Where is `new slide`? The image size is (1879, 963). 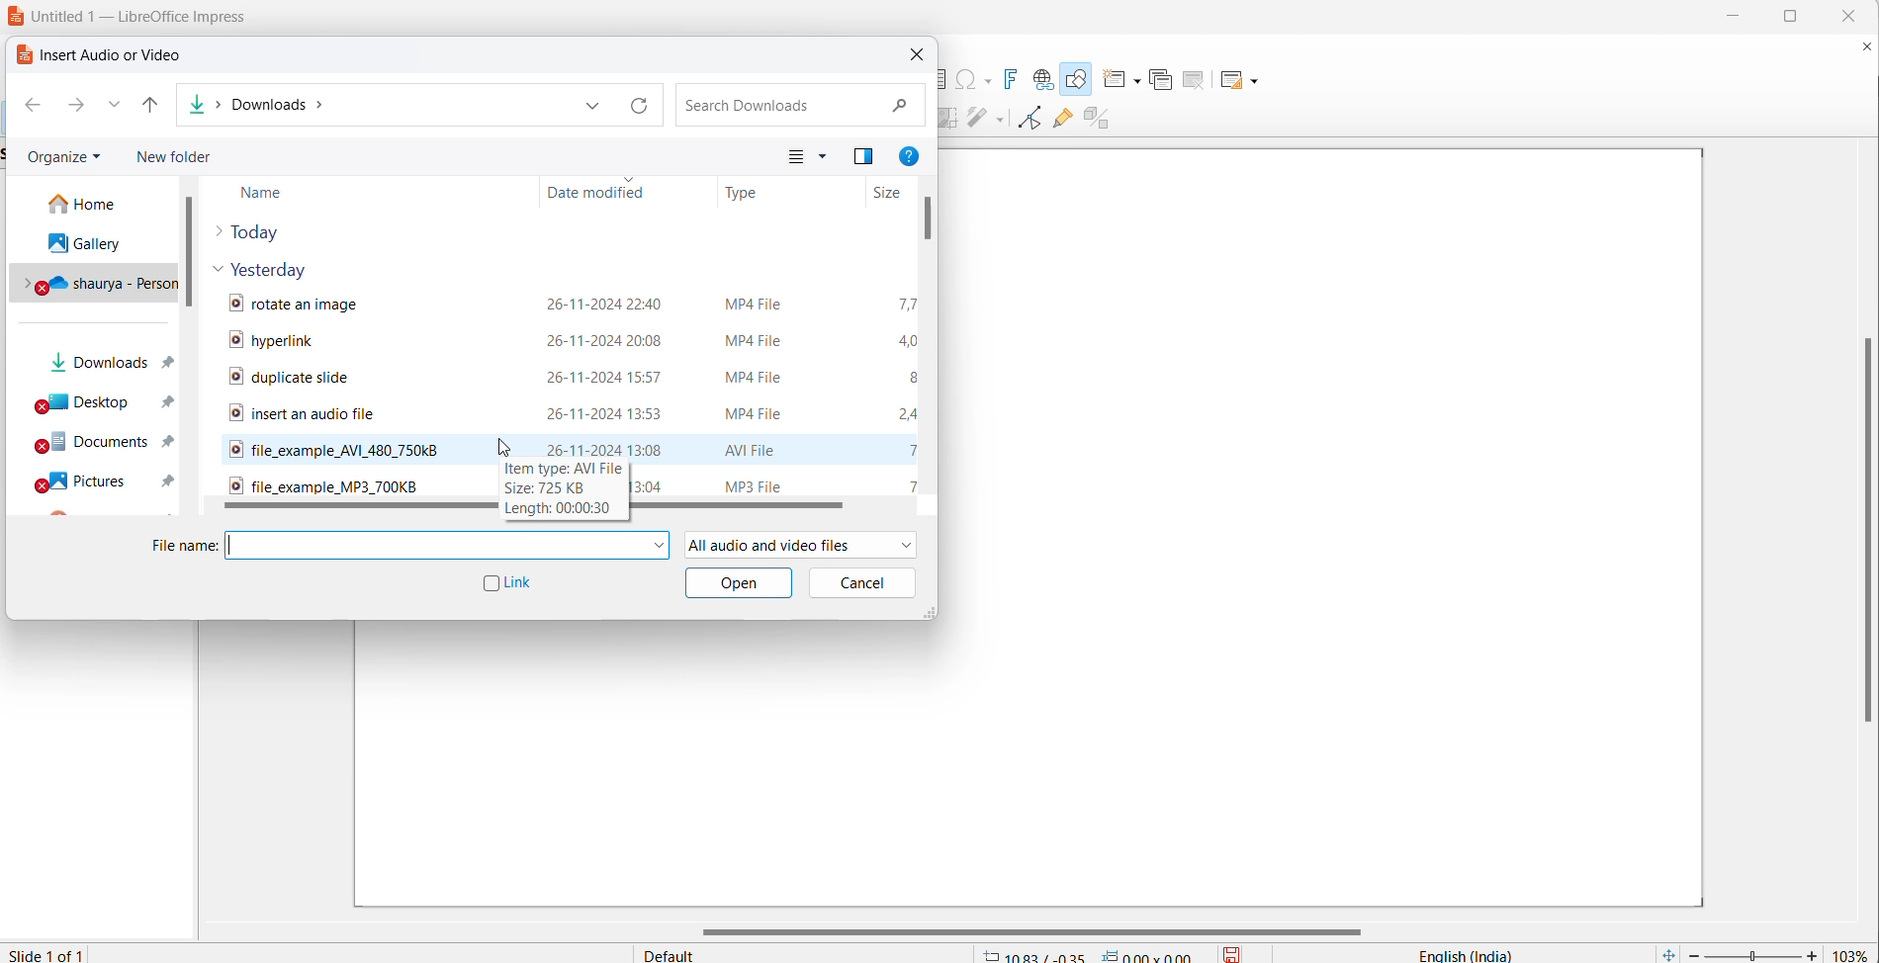
new slide is located at coordinates (1113, 80).